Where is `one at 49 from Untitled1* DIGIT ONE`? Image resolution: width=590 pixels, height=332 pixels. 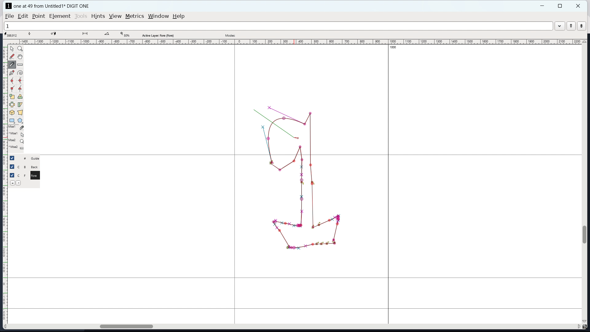 one at 49 from Untitled1* DIGIT ONE is located at coordinates (55, 6).